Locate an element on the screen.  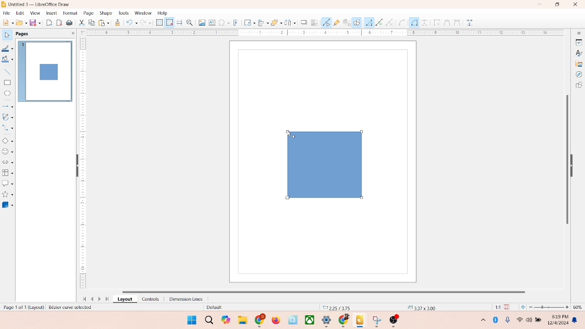
layout is located at coordinates (124, 299).